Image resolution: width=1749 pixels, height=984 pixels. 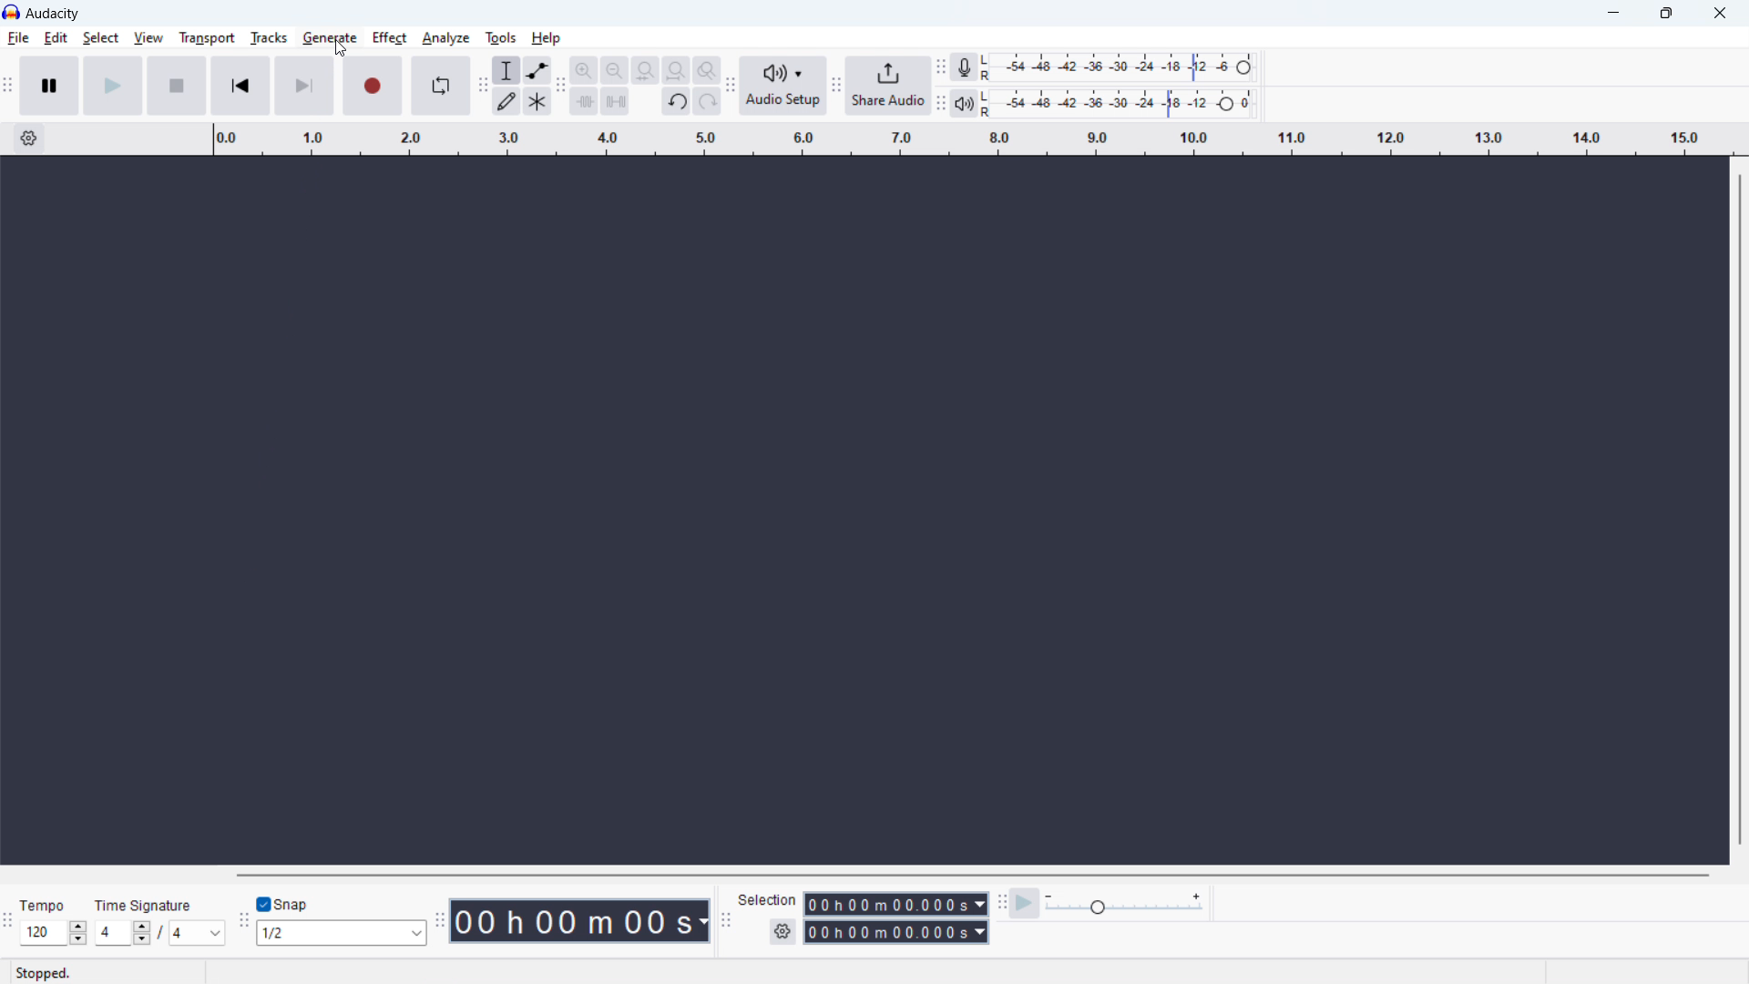 I want to click on timeline settings, so click(x=27, y=139).